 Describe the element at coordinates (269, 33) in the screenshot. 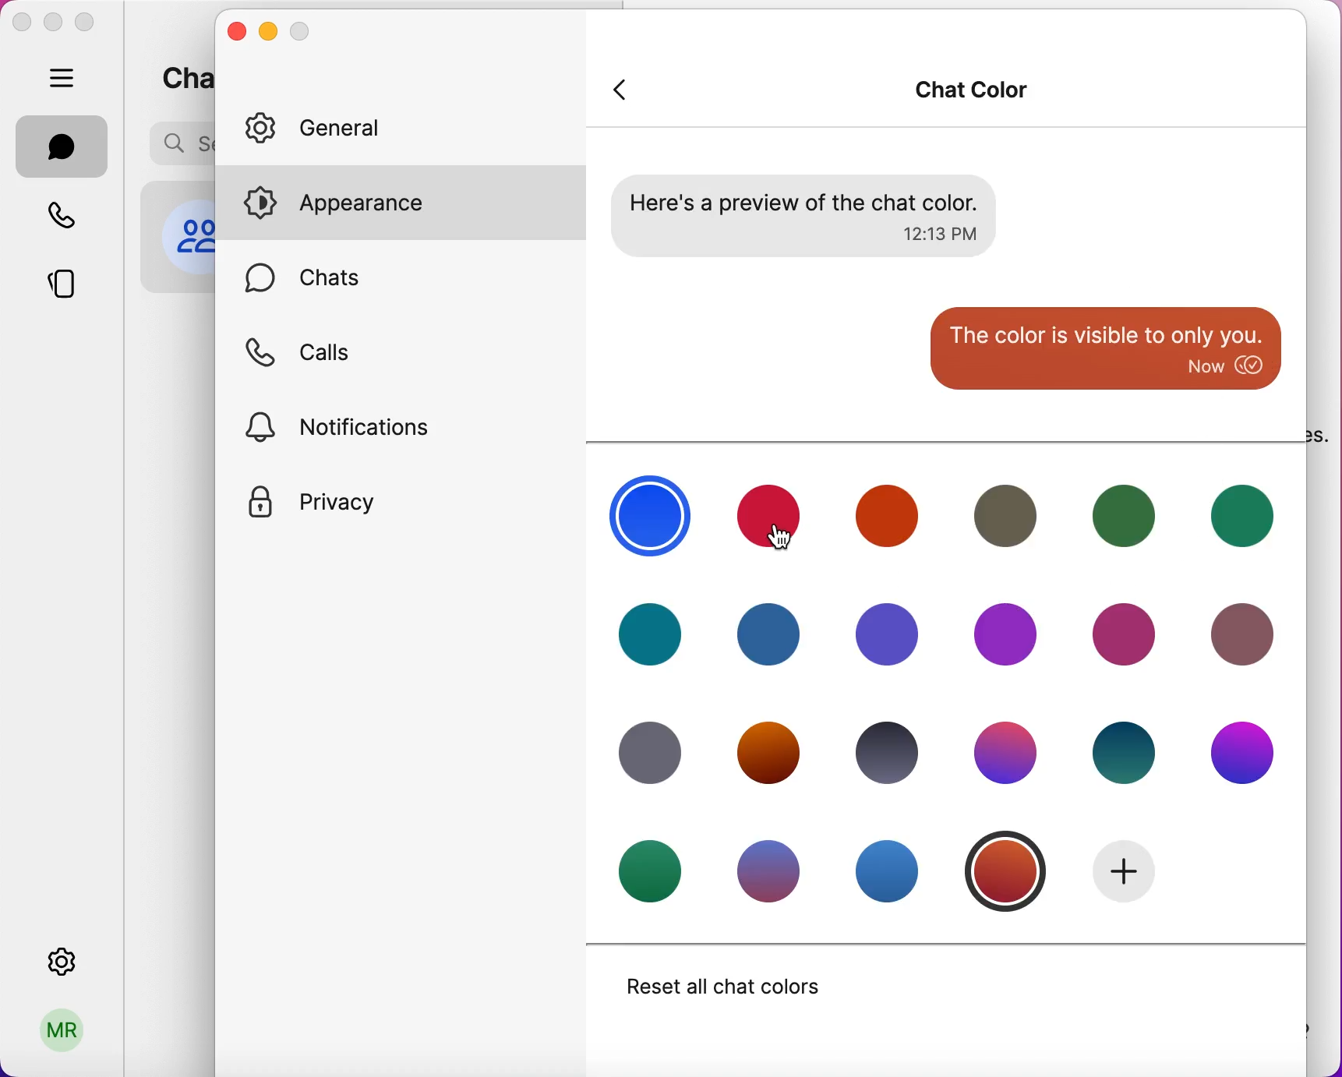

I see `minimize` at that location.